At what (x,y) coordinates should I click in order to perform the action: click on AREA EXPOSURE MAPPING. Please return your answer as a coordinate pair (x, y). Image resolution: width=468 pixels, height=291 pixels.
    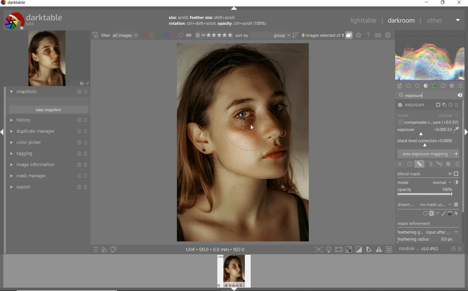
    Looking at the image, I should click on (428, 154).